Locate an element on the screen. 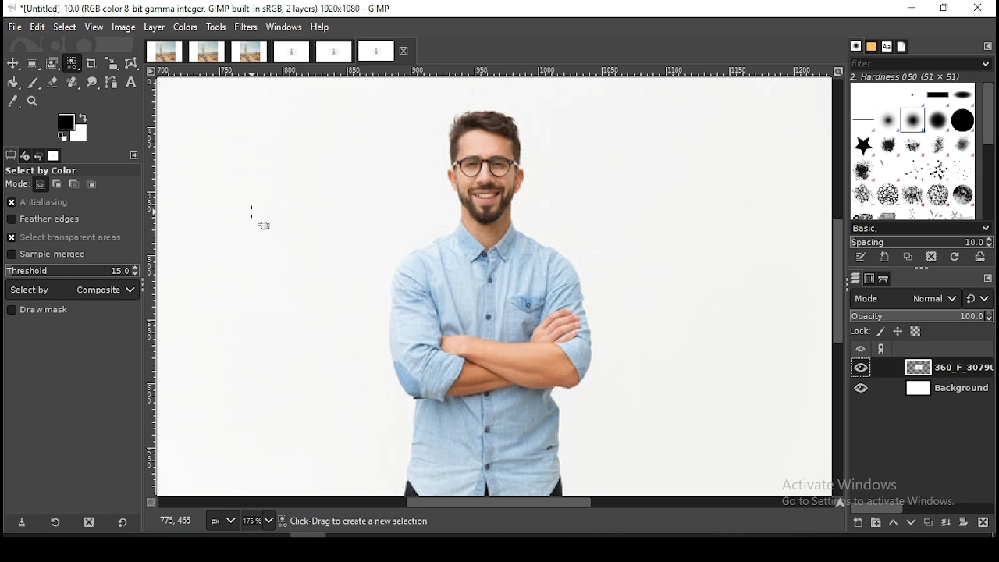  lock pixels is located at coordinates (881, 333).